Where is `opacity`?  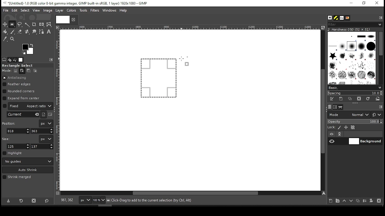
opacity is located at coordinates (355, 122).